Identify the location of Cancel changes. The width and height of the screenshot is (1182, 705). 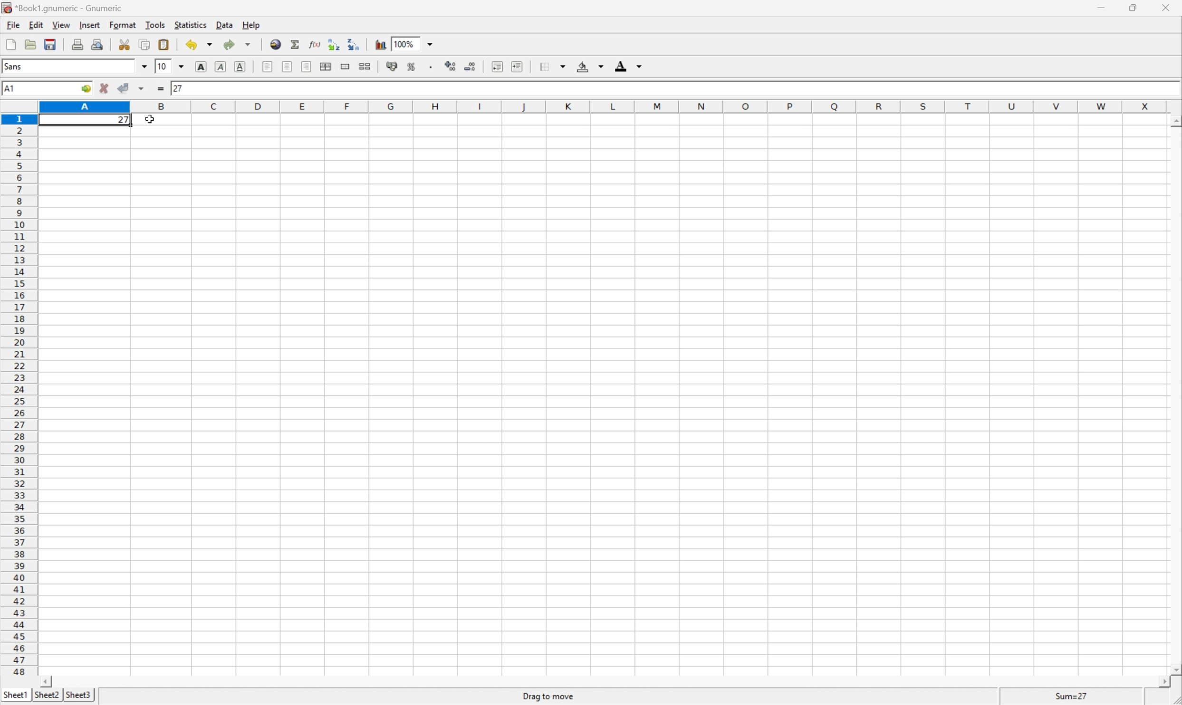
(106, 87).